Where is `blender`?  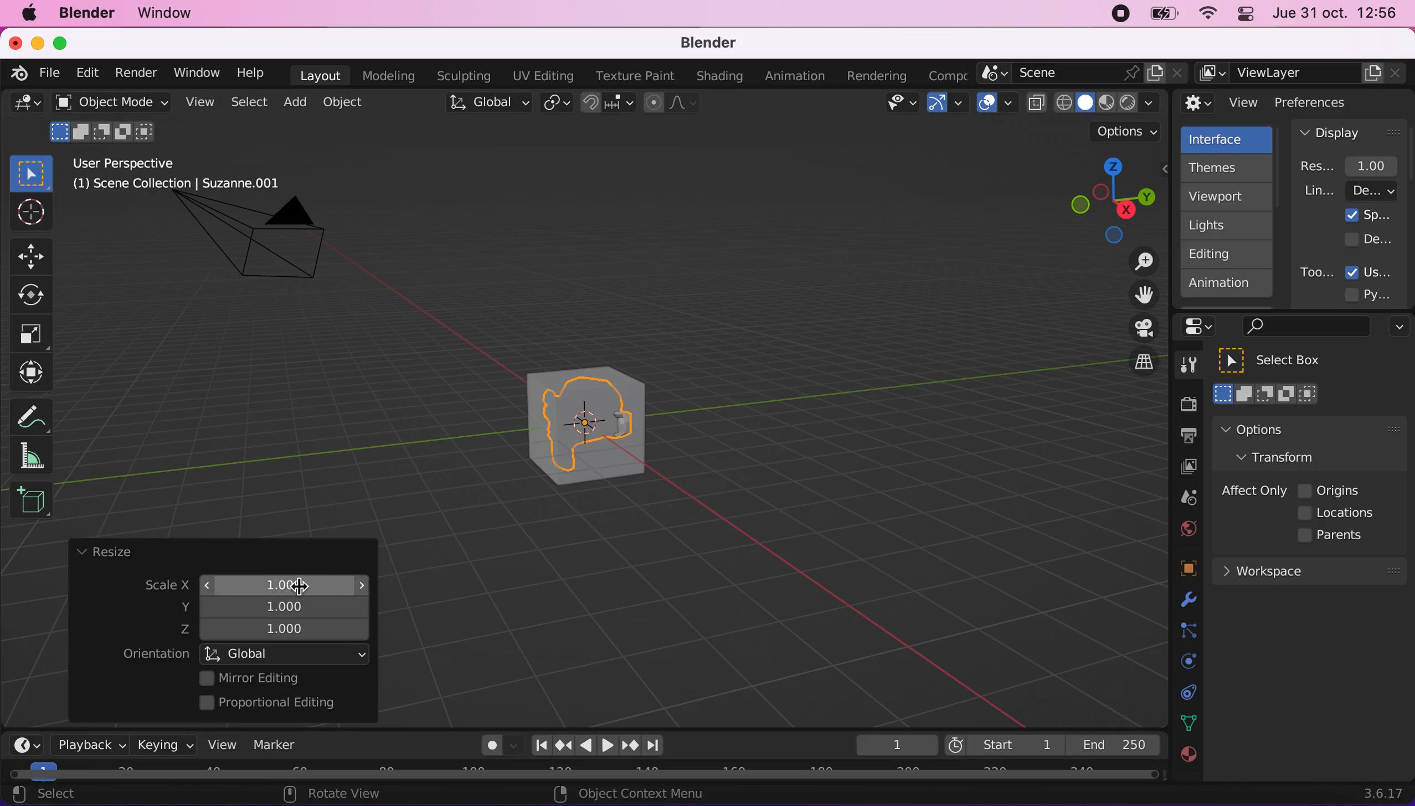
blender is located at coordinates (15, 71).